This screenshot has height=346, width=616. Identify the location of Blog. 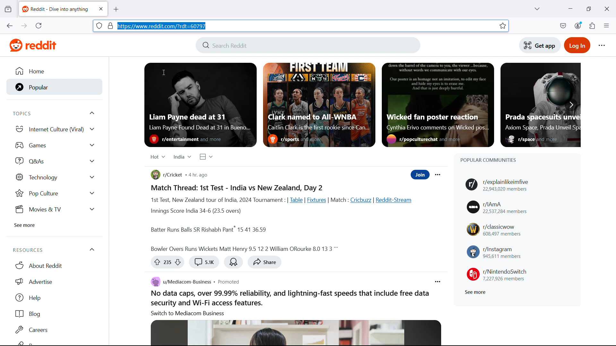
(53, 314).